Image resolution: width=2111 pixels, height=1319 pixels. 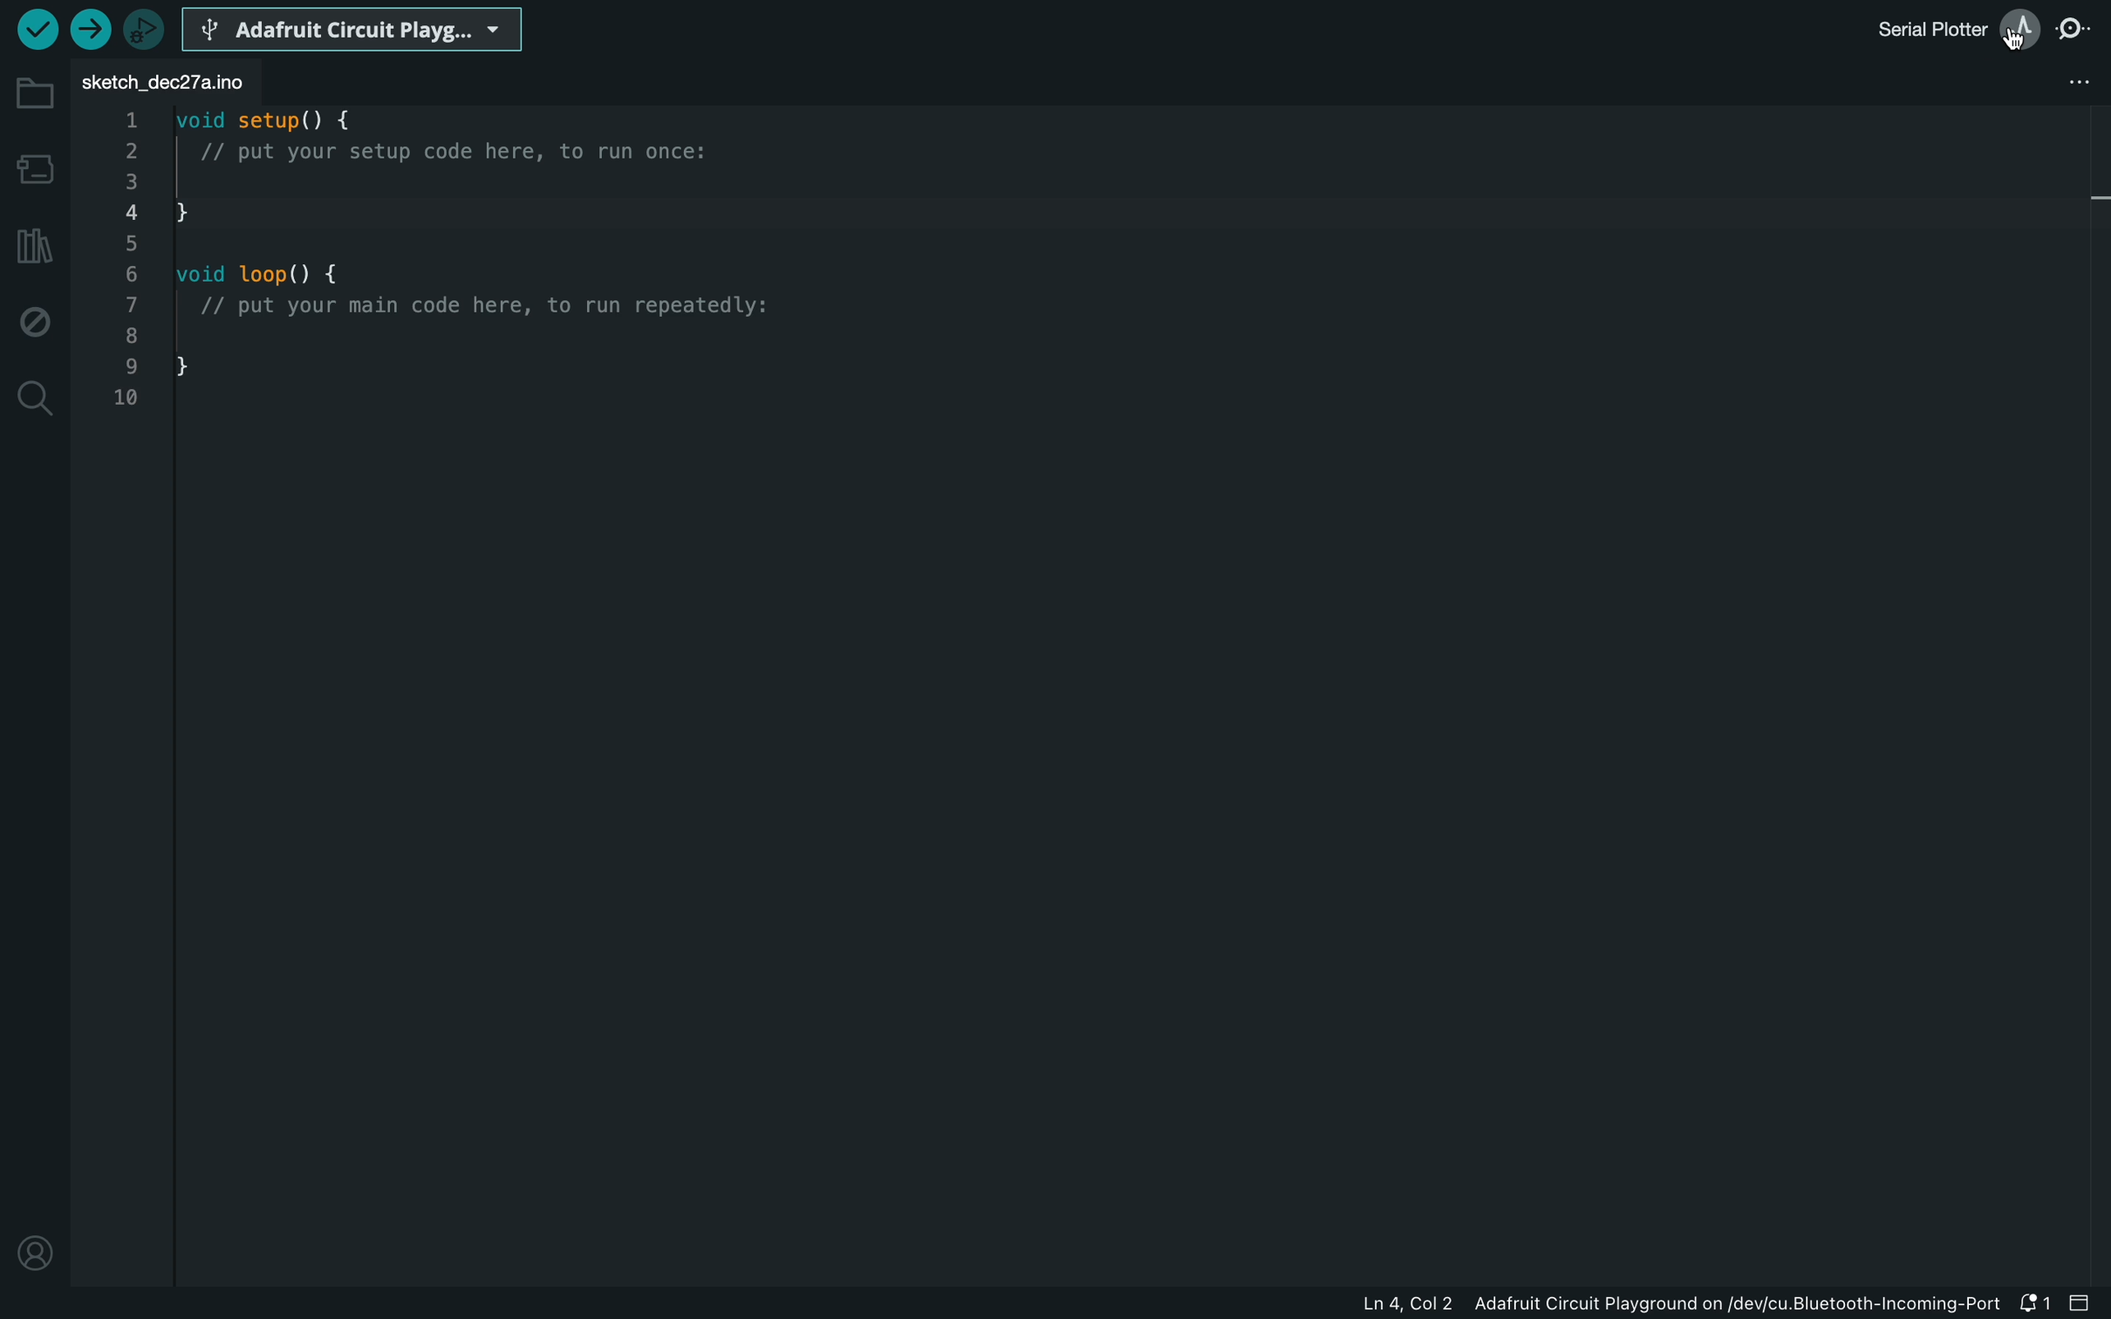 What do you see at coordinates (1956, 26) in the screenshot?
I see `serial plotter` at bounding box center [1956, 26].